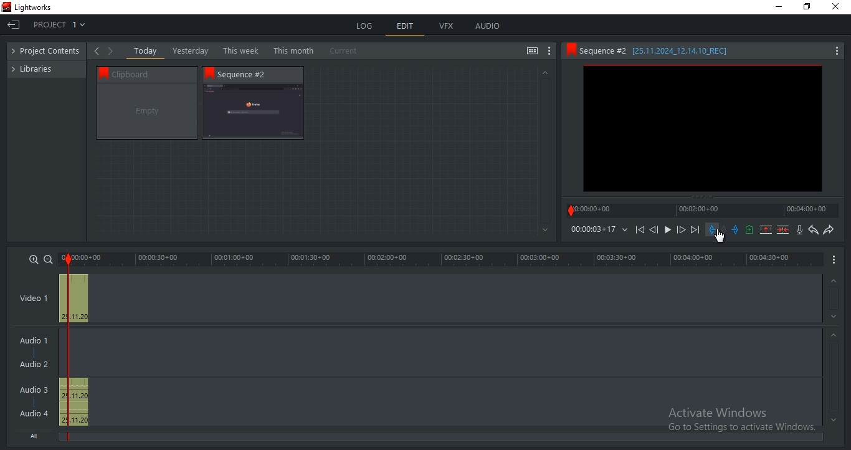  Describe the element at coordinates (249, 74) in the screenshot. I see `Sequence #2` at that location.